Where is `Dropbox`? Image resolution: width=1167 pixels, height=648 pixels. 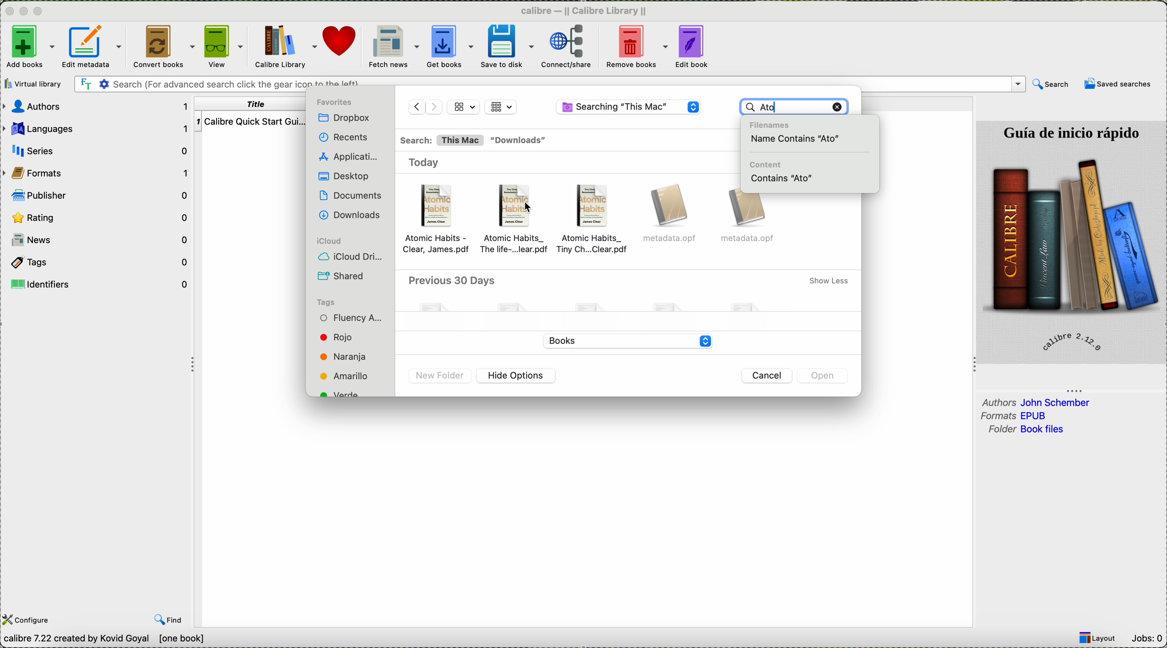 Dropbox is located at coordinates (347, 118).